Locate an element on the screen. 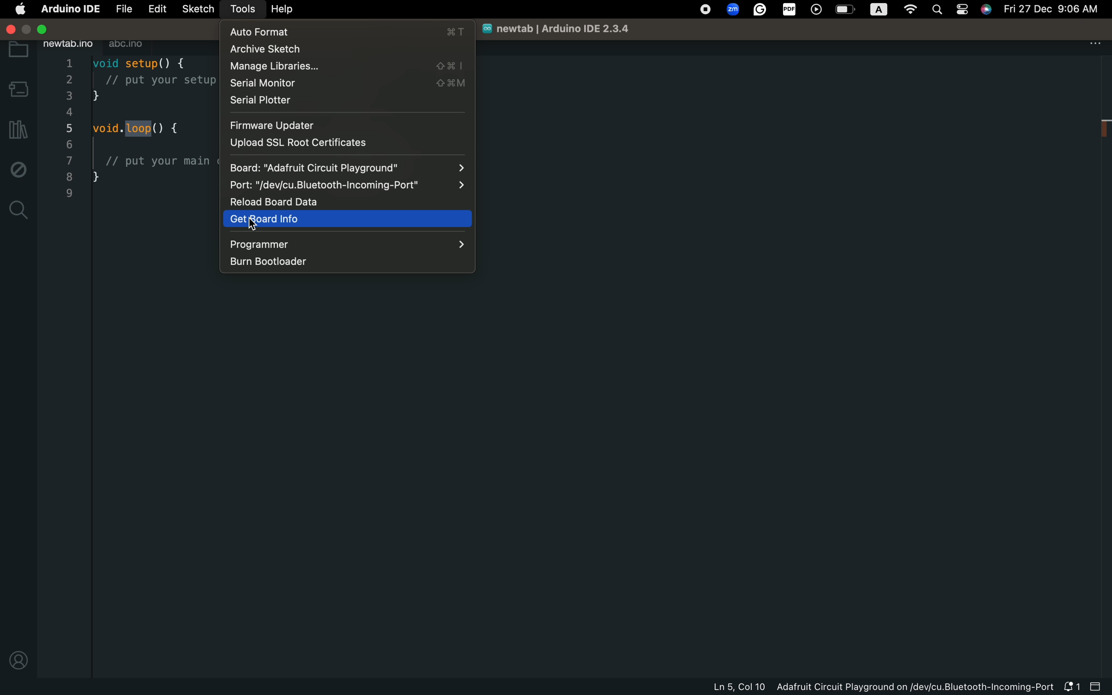 This screenshot has height=695, width=1112. Ln 5, Col 10 is located at coordinates (741, 688).